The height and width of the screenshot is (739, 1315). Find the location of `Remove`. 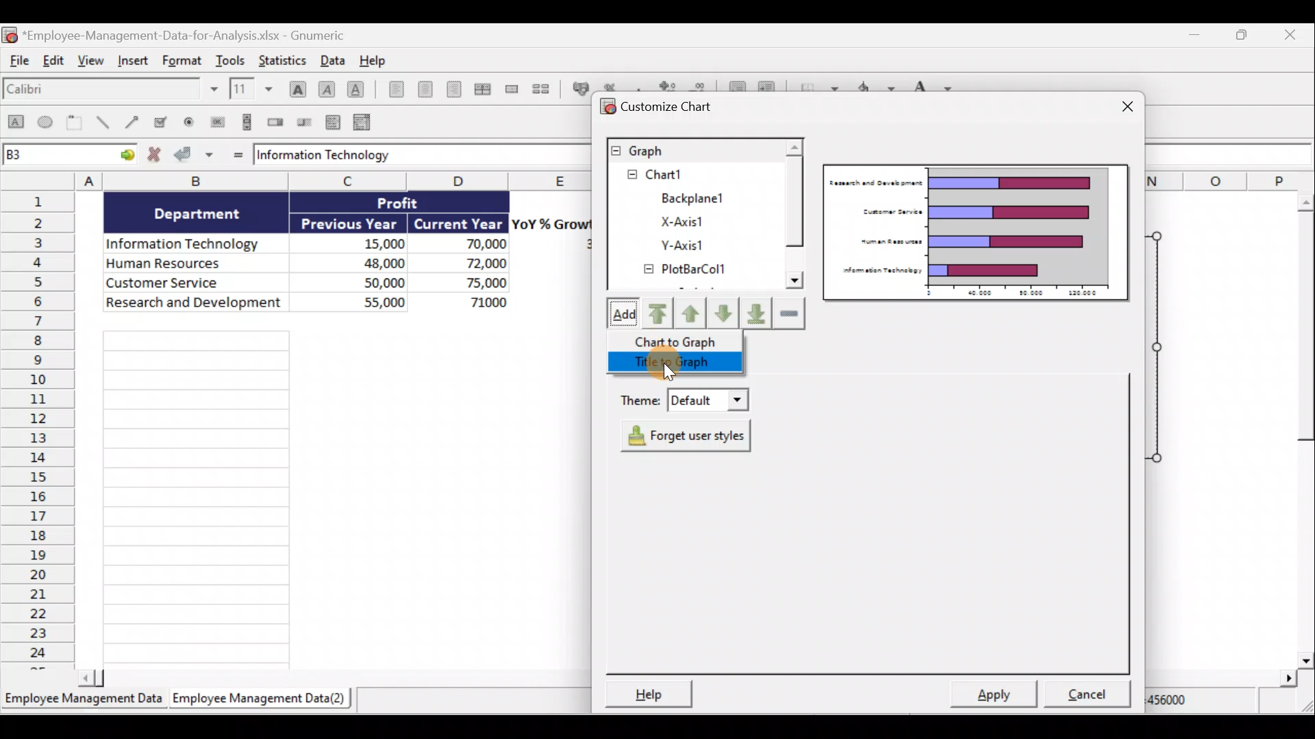

Remove is located at coordinates (788, 313).